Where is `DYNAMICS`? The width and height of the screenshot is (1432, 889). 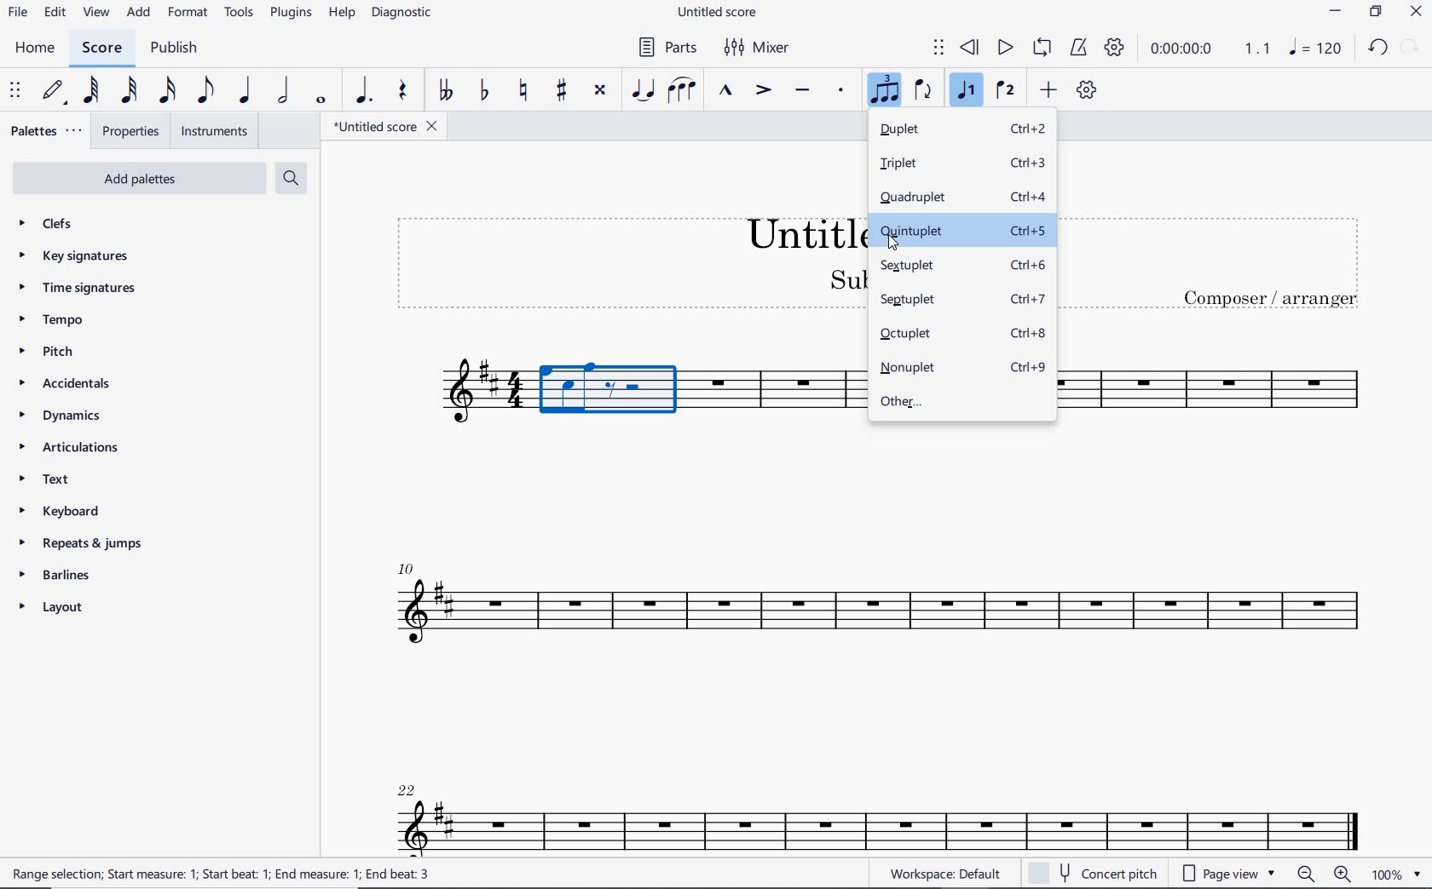
DYNAMICS is located at coordinates (64, 420).